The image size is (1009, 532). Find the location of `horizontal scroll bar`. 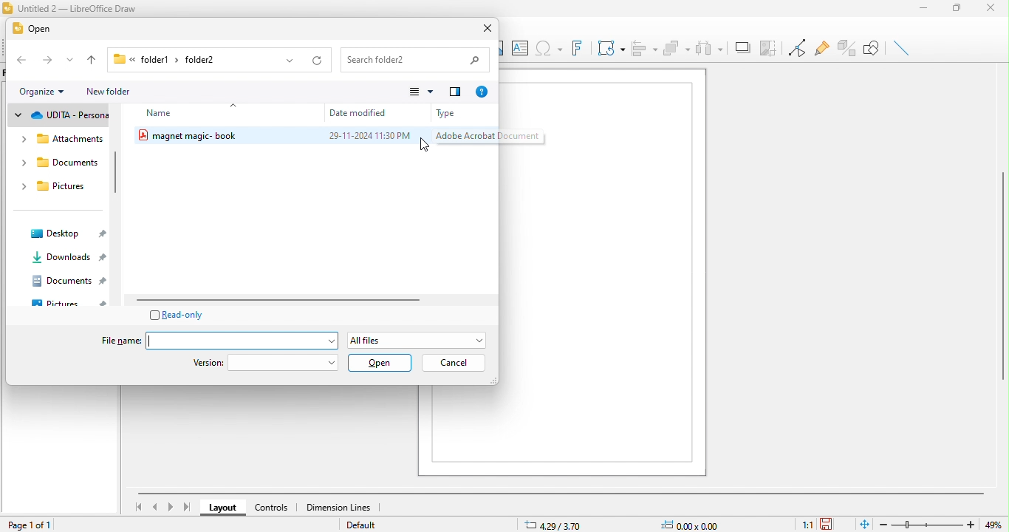

horizontal scroll bar is located at coordinates (290, 300).